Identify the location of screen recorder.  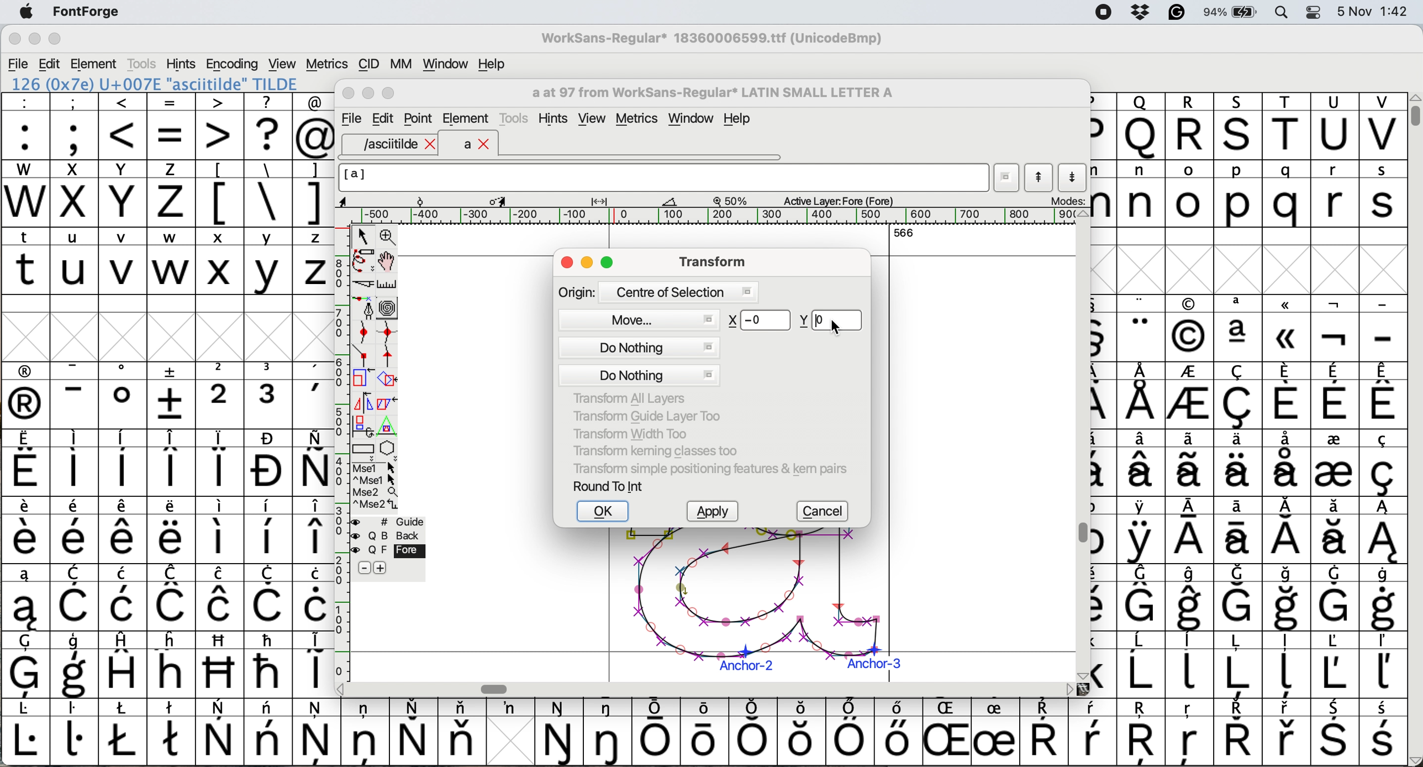
(1102, 13).